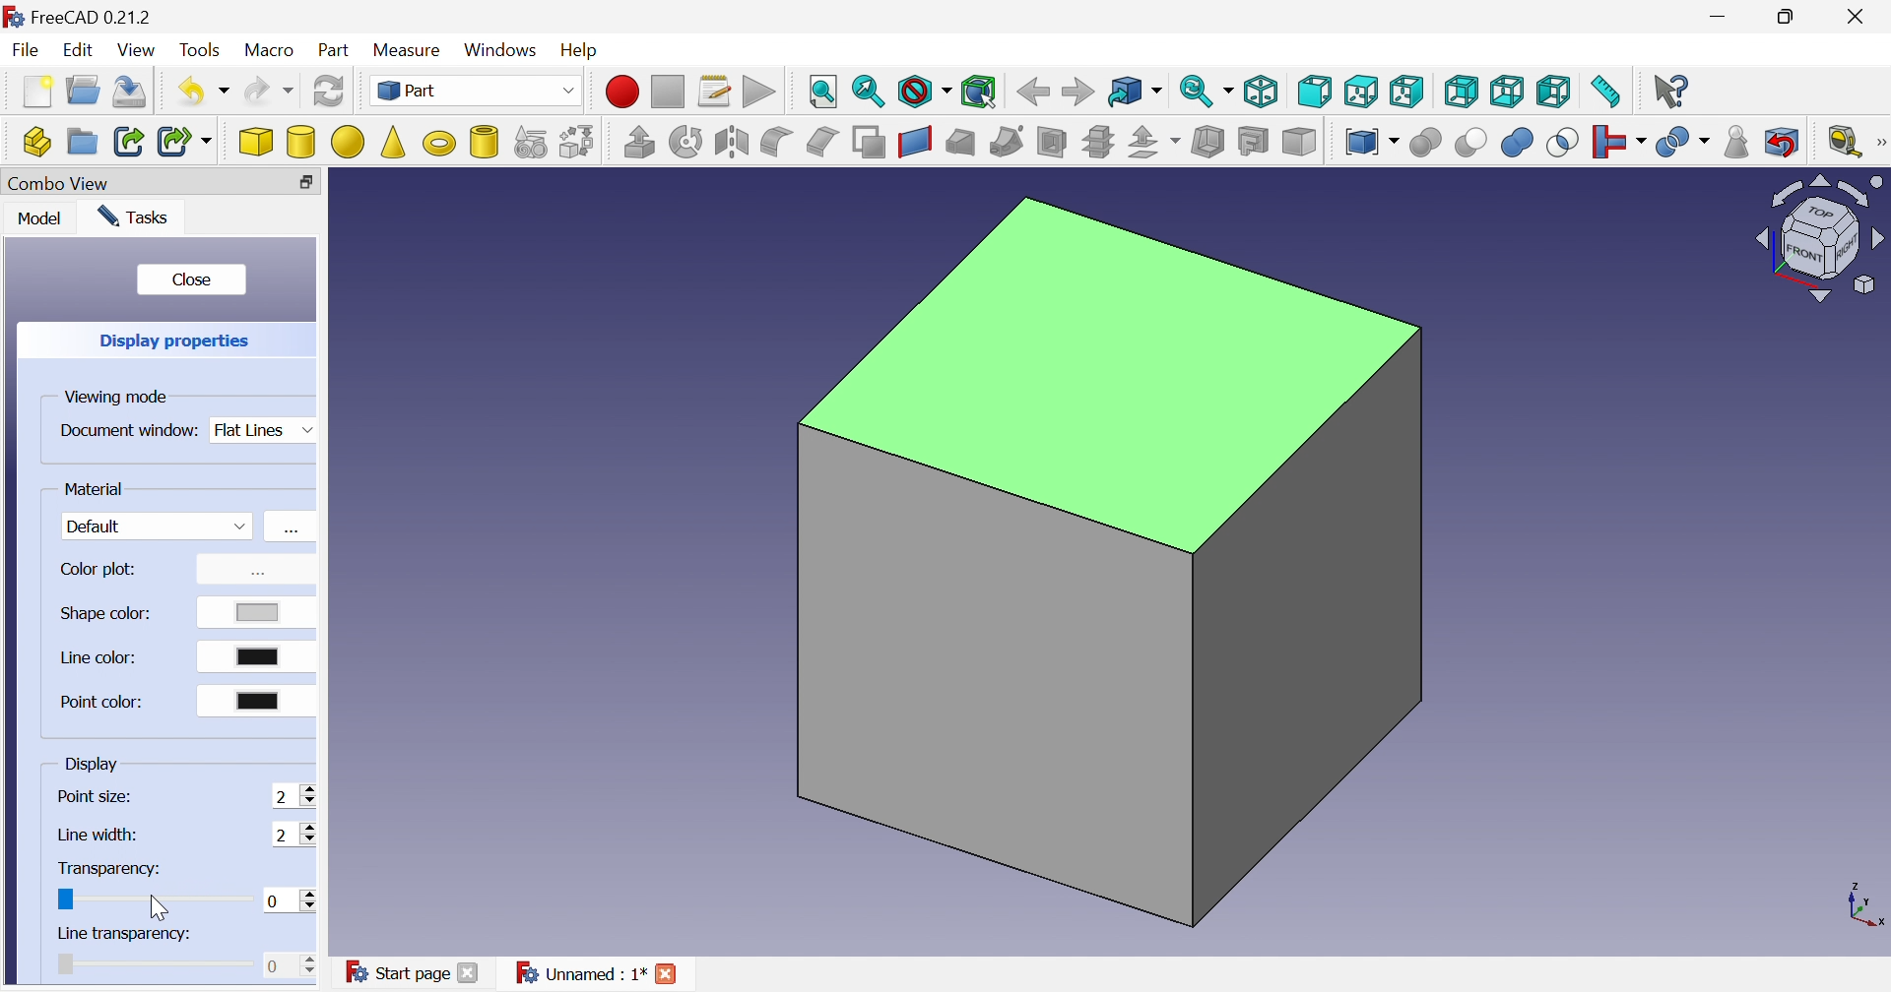  What do you see at coordinates (1208, 139) in the screenshot?
I see `Thickness` at bounding box center [1208, 139].